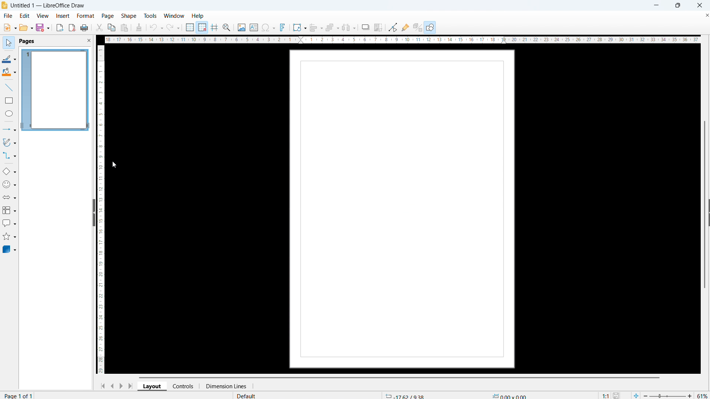 Image resolution: width=710 pixels, height=399 pixels. What do you see at coordinates (42, 16) in the screenshot?
I see `view` at bounding box center [42, 16].